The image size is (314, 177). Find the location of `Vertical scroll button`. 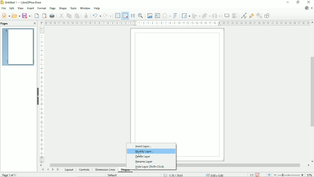

Vertical scroll button is located at coordinates (312, 23).